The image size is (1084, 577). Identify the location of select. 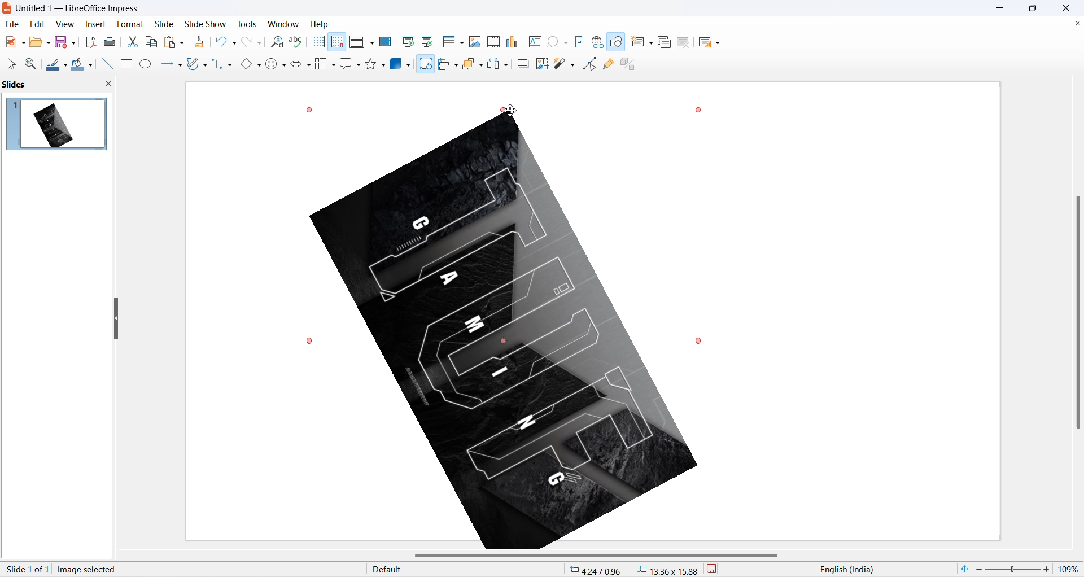
(10, 65).